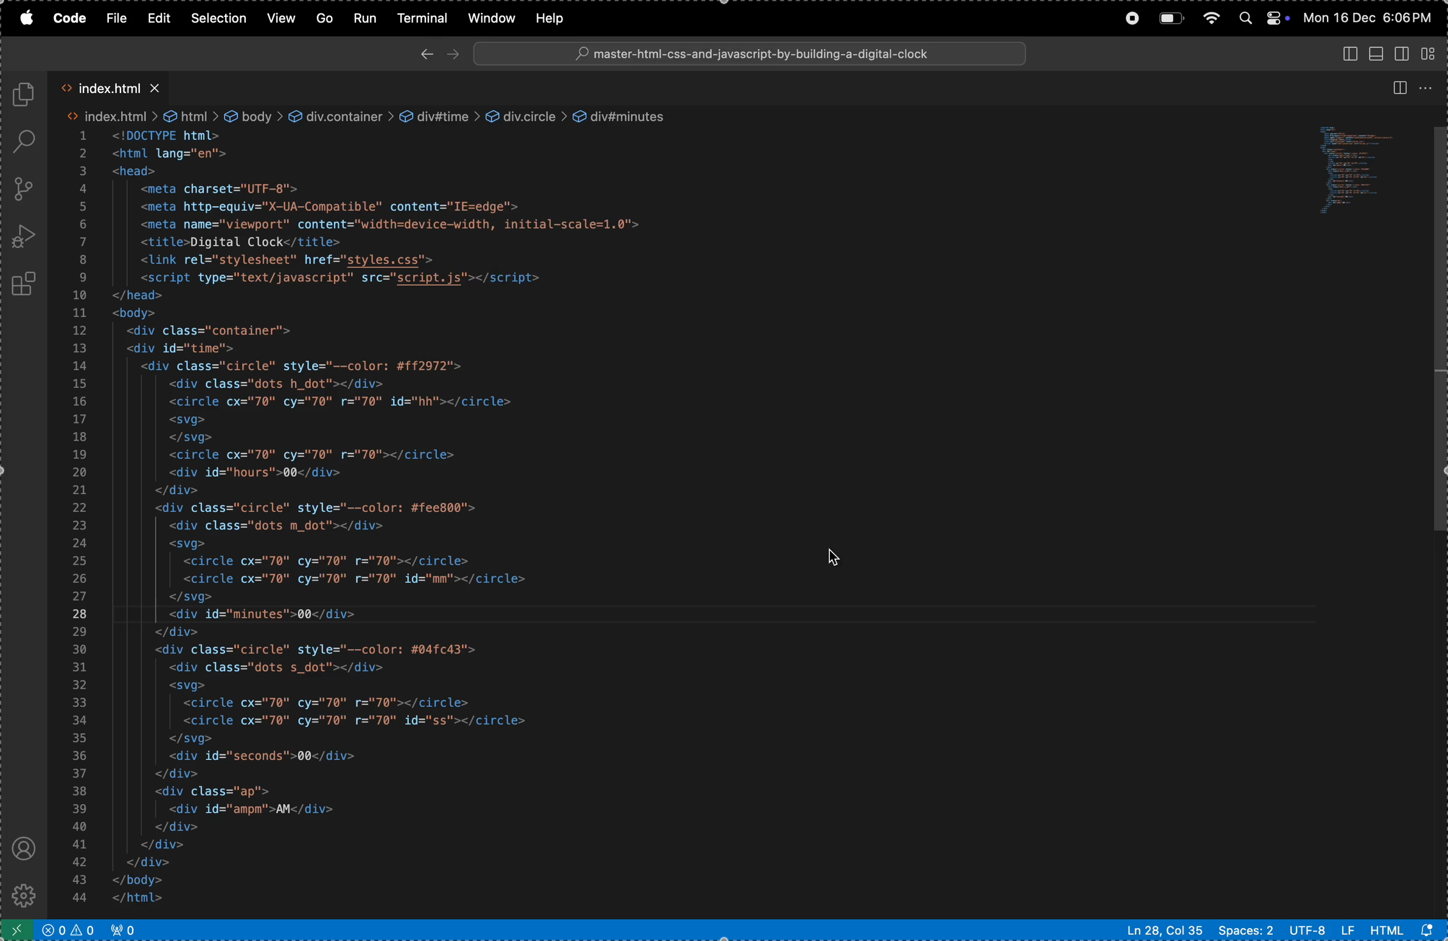 The image size is (1448, 941). What do you see at coordinates (159, 19) in the screenshot?
I see `edit` at bounding box center [159, 19].